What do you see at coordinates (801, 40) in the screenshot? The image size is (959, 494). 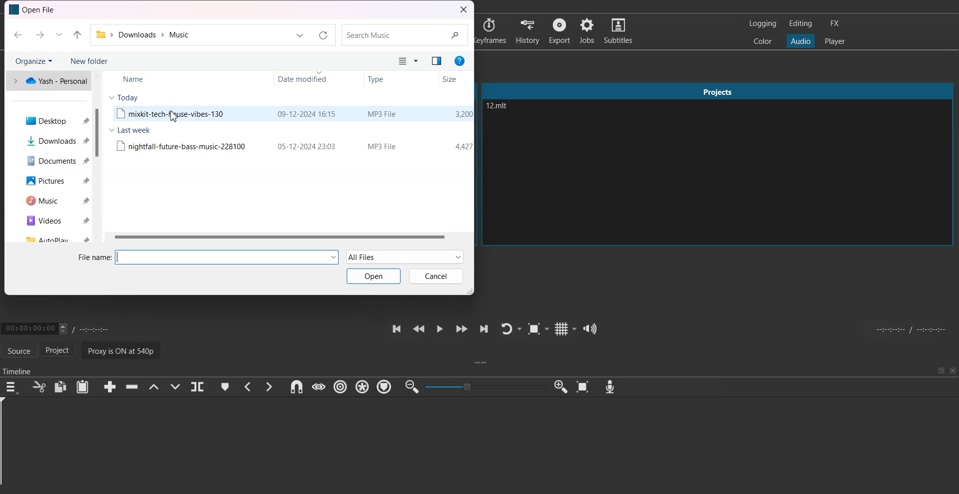 I see `Switch to the Audio layout` at bounding box center [801, 40].